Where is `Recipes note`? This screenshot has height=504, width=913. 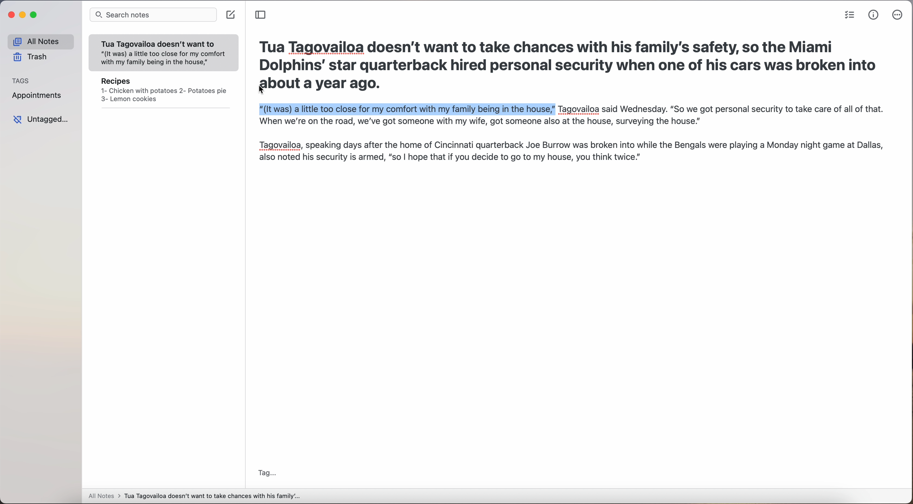
Recipes note is located at coordinates (164, 92).